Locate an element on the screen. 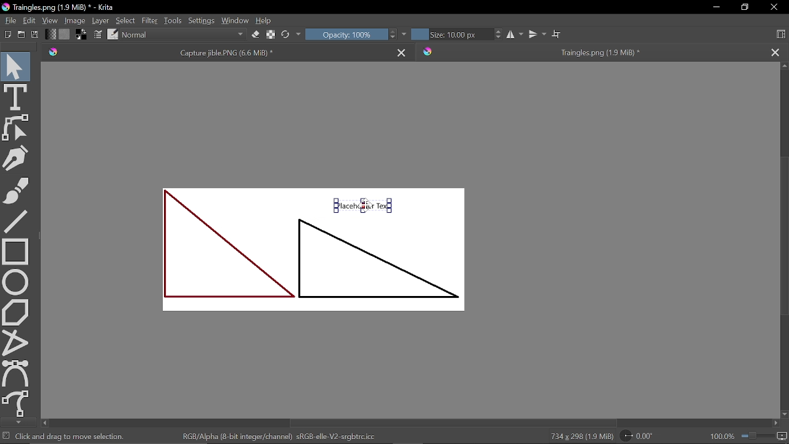  Size 10.00 px is located at coordinates (451, 35).